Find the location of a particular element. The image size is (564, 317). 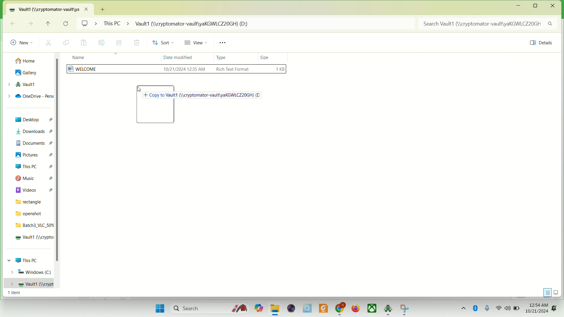

view is located at coordinates (198, 44).